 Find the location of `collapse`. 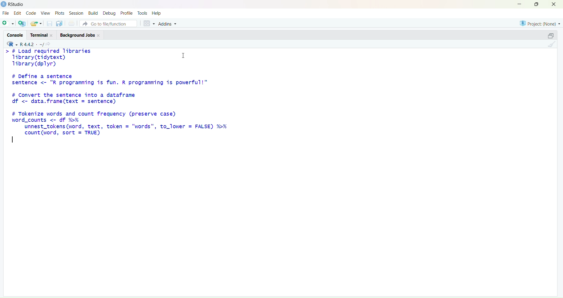

collapse is located at coordinates (552, 35).